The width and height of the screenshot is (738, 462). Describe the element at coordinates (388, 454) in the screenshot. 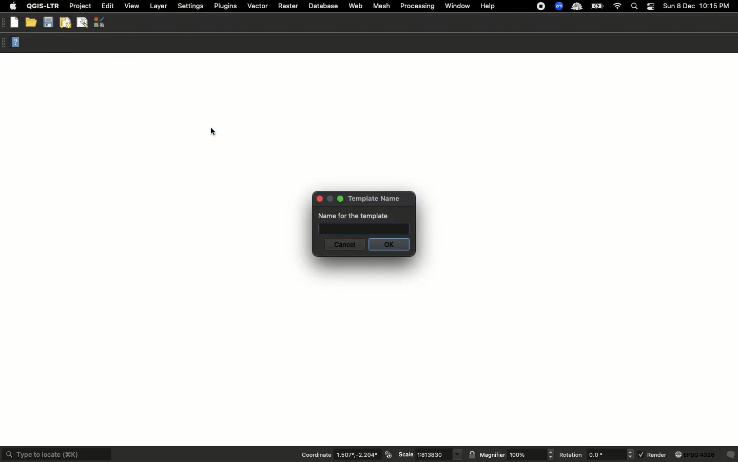

I see `icon` at that location.